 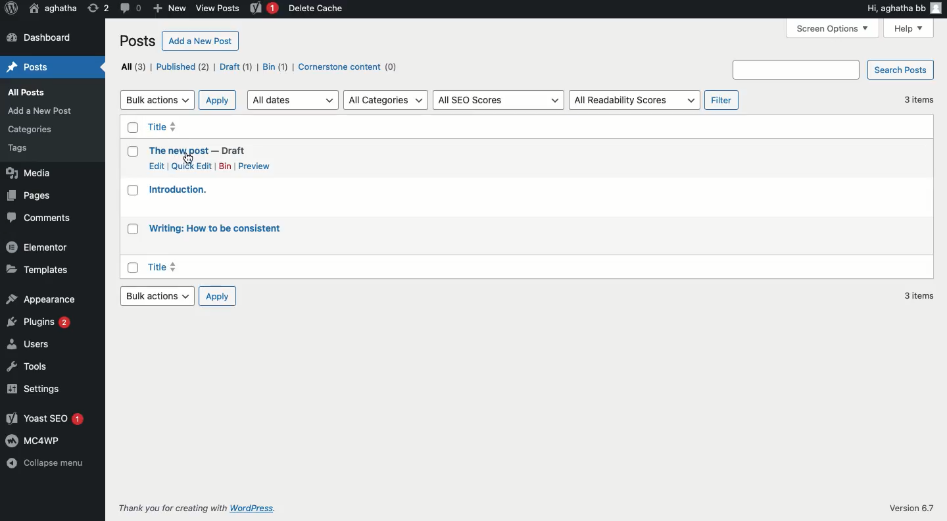 I want to click on Profile, so click(x=937, y=7).